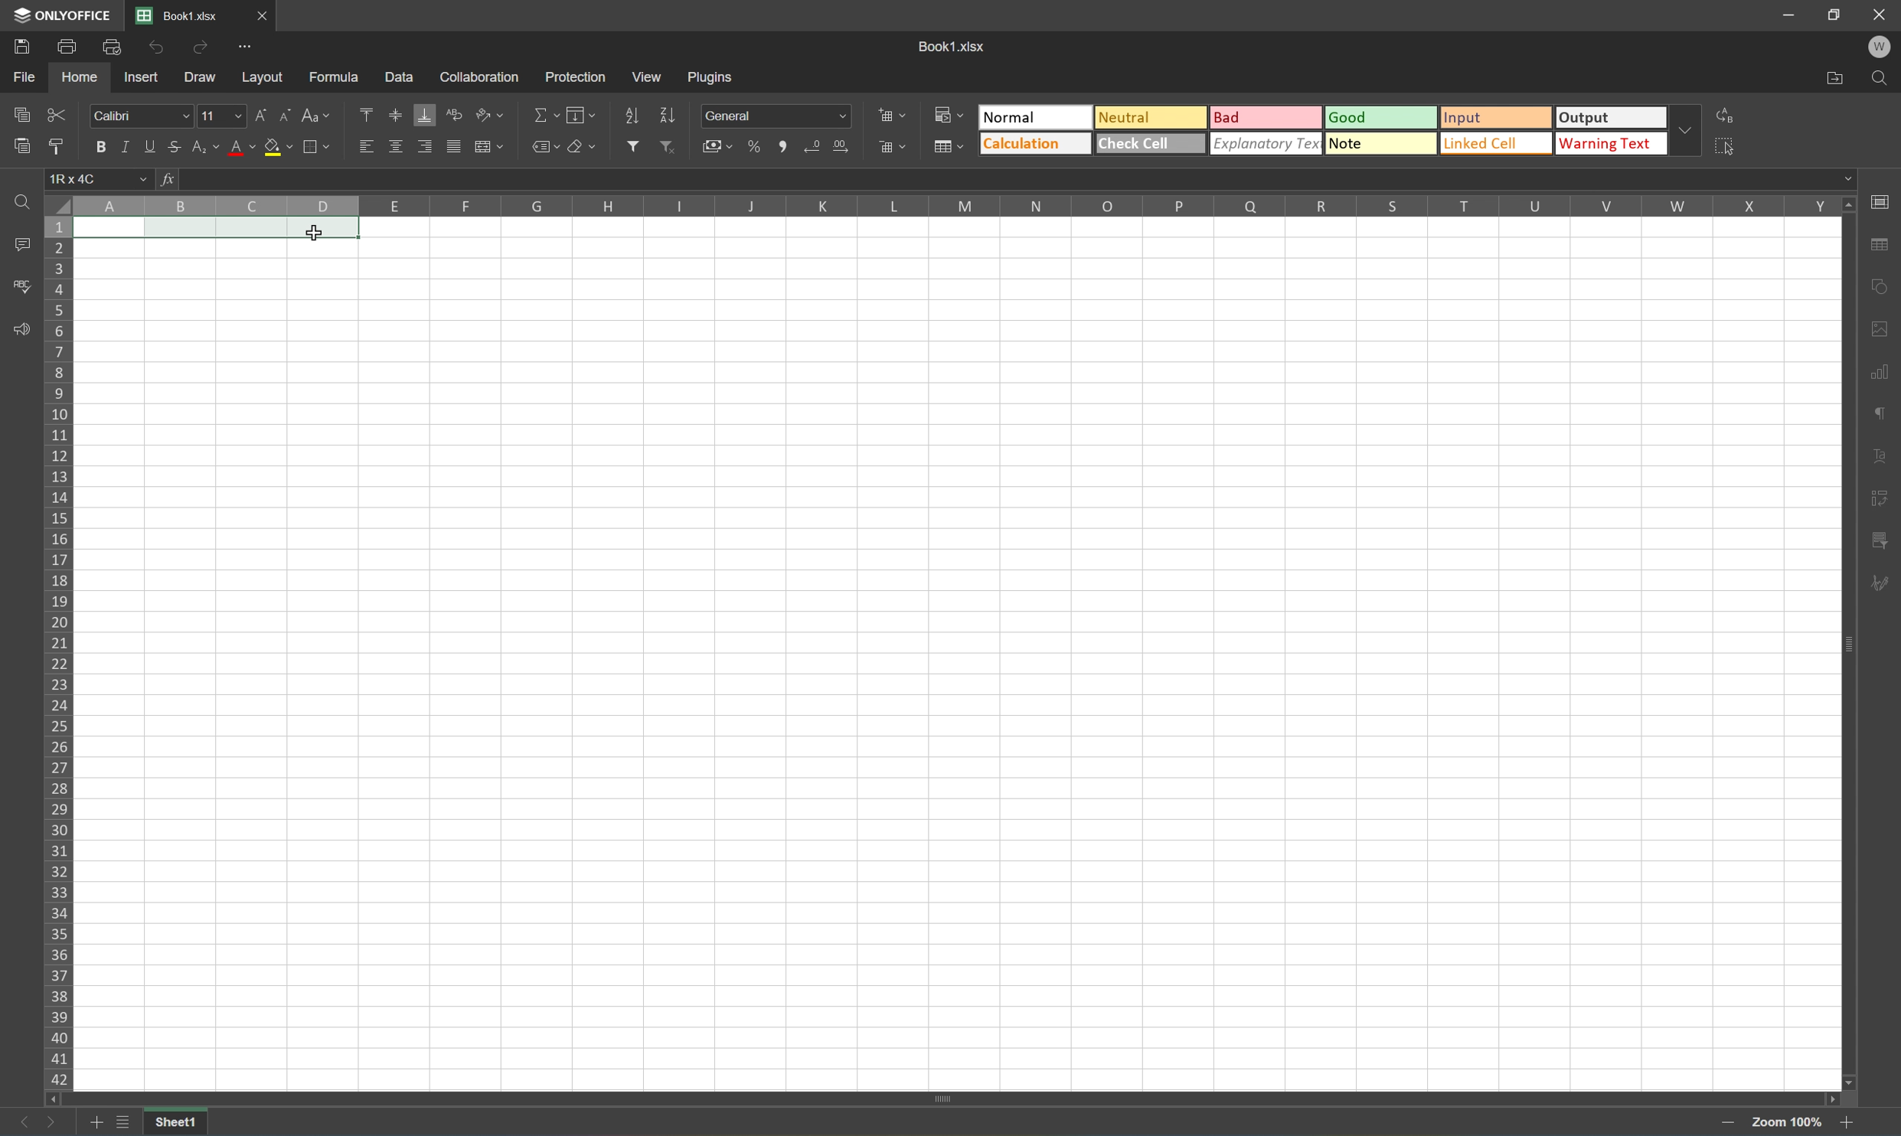  I want to click on Warning text, so click(1616, 143).